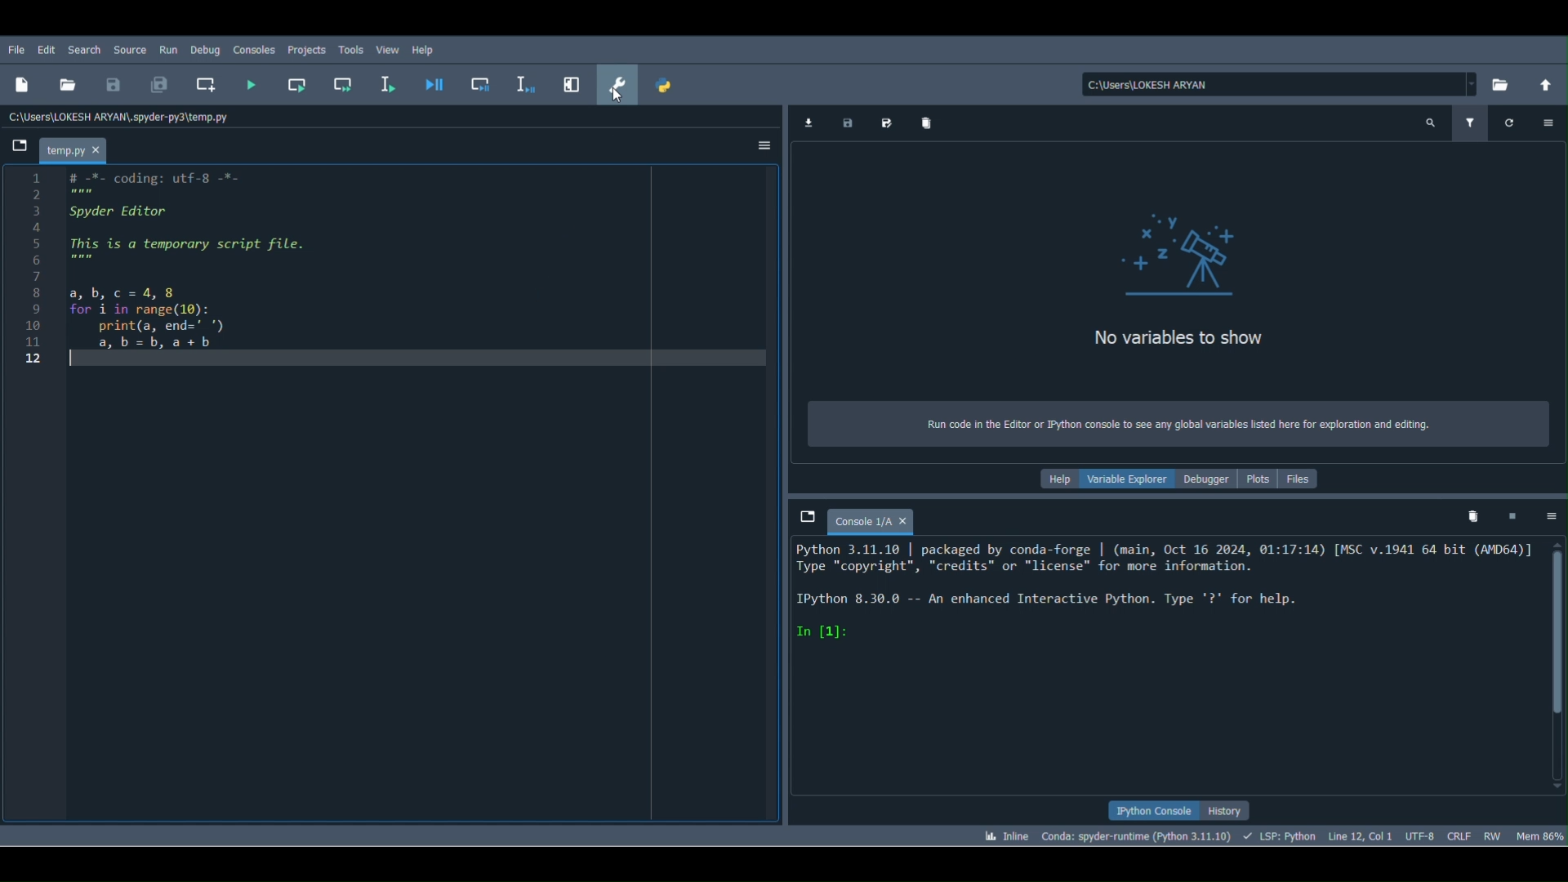  I want to click on Click to toggle between inline and interactive Matplotlib plotting, so click(1004, 834).